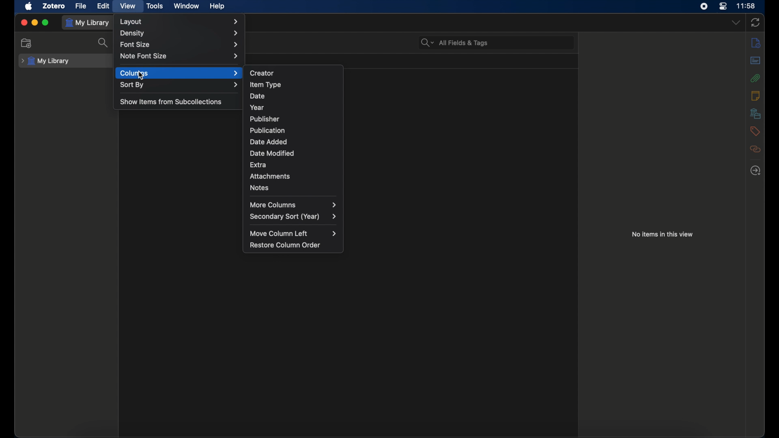 The width and height of the screenshot is (779, 438). Describe the element at coordinates (259, 165) in the screenshot. I see `extra` at that location.